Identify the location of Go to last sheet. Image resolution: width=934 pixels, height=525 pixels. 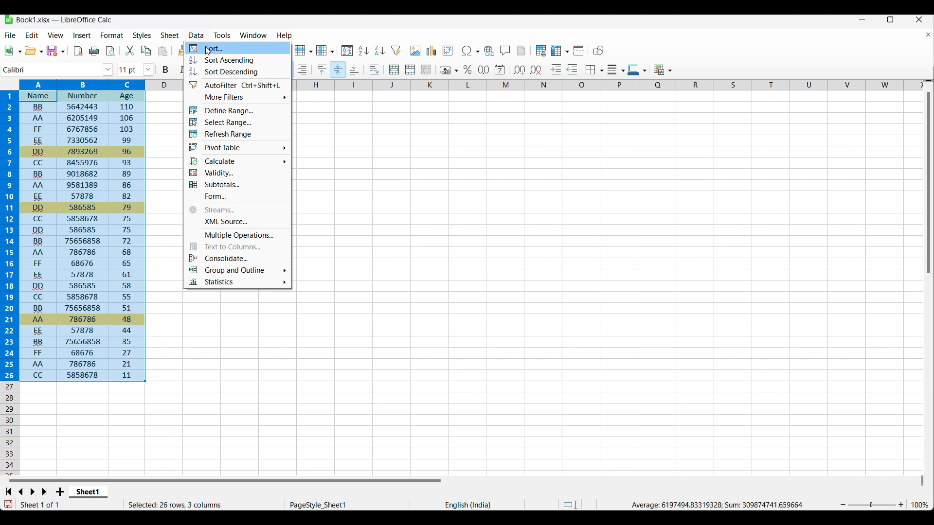
(45, 491).